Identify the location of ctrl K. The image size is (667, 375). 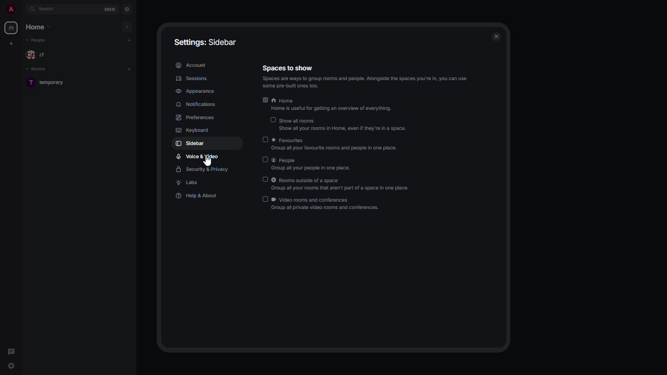
(110, 9).